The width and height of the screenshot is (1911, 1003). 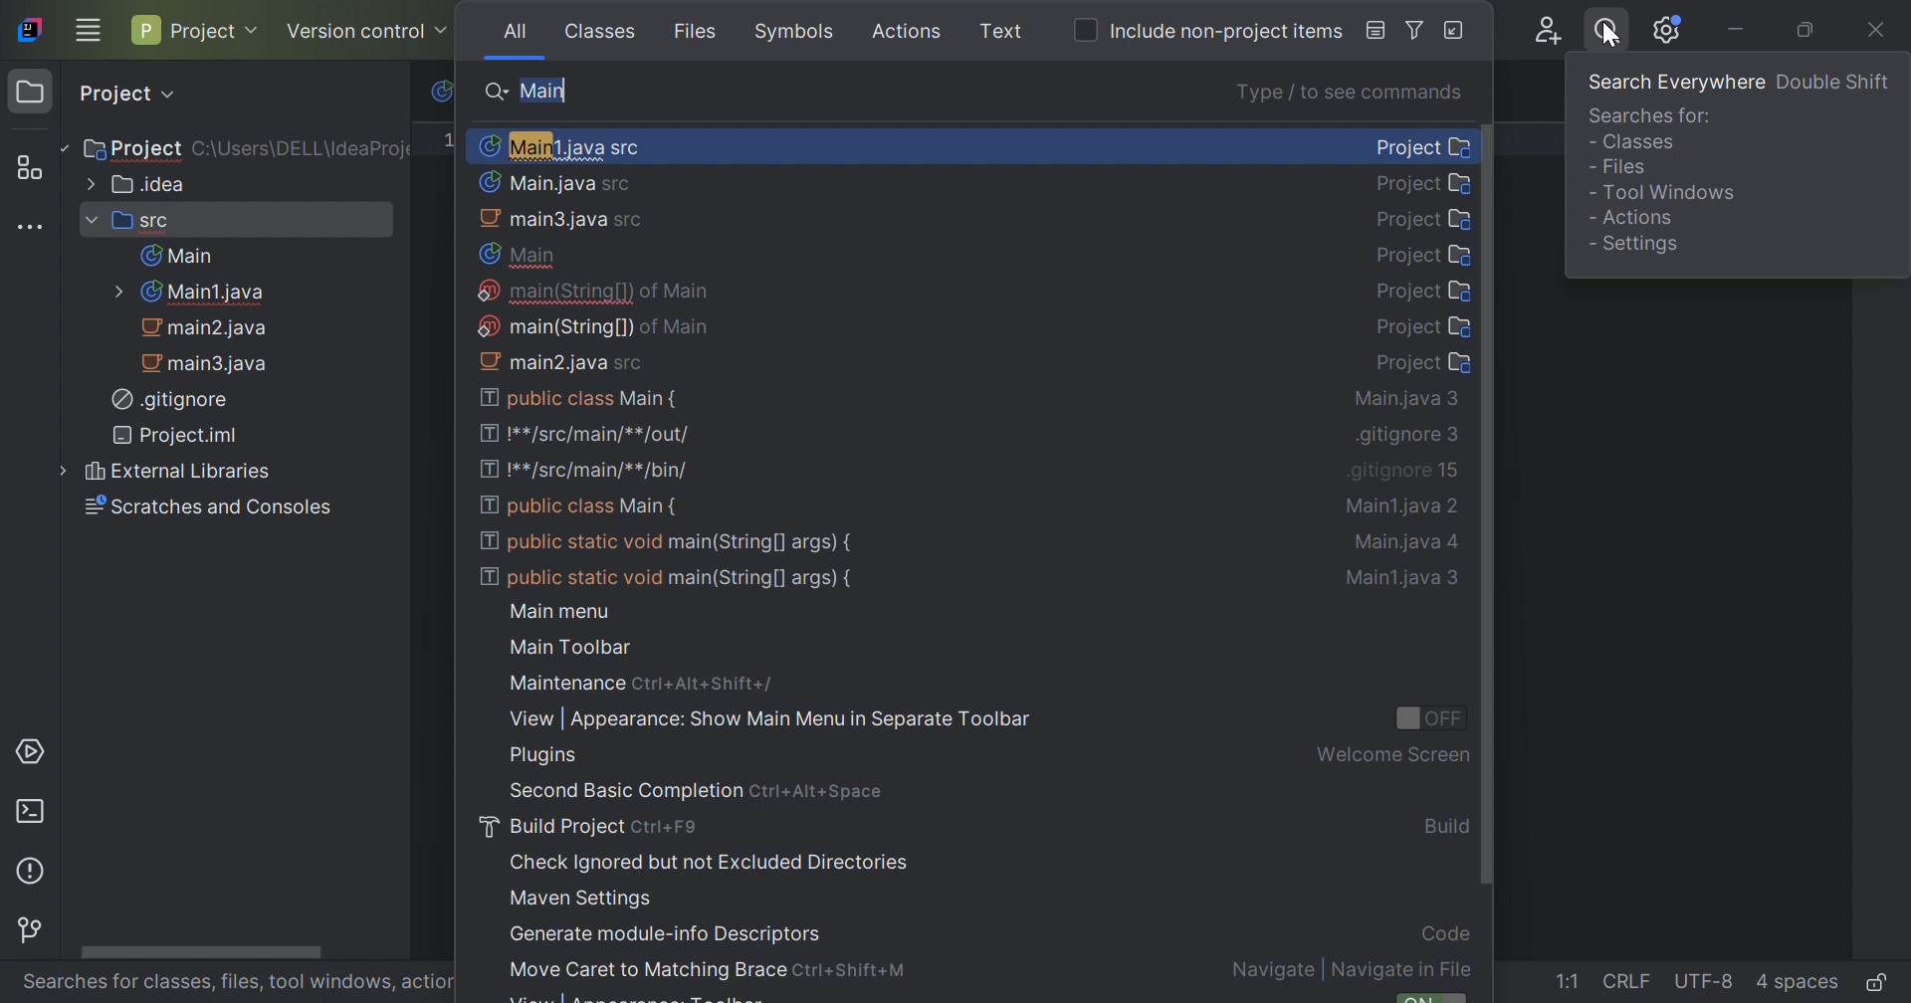 I want to click on - Files, so click(x=1619, y=173).